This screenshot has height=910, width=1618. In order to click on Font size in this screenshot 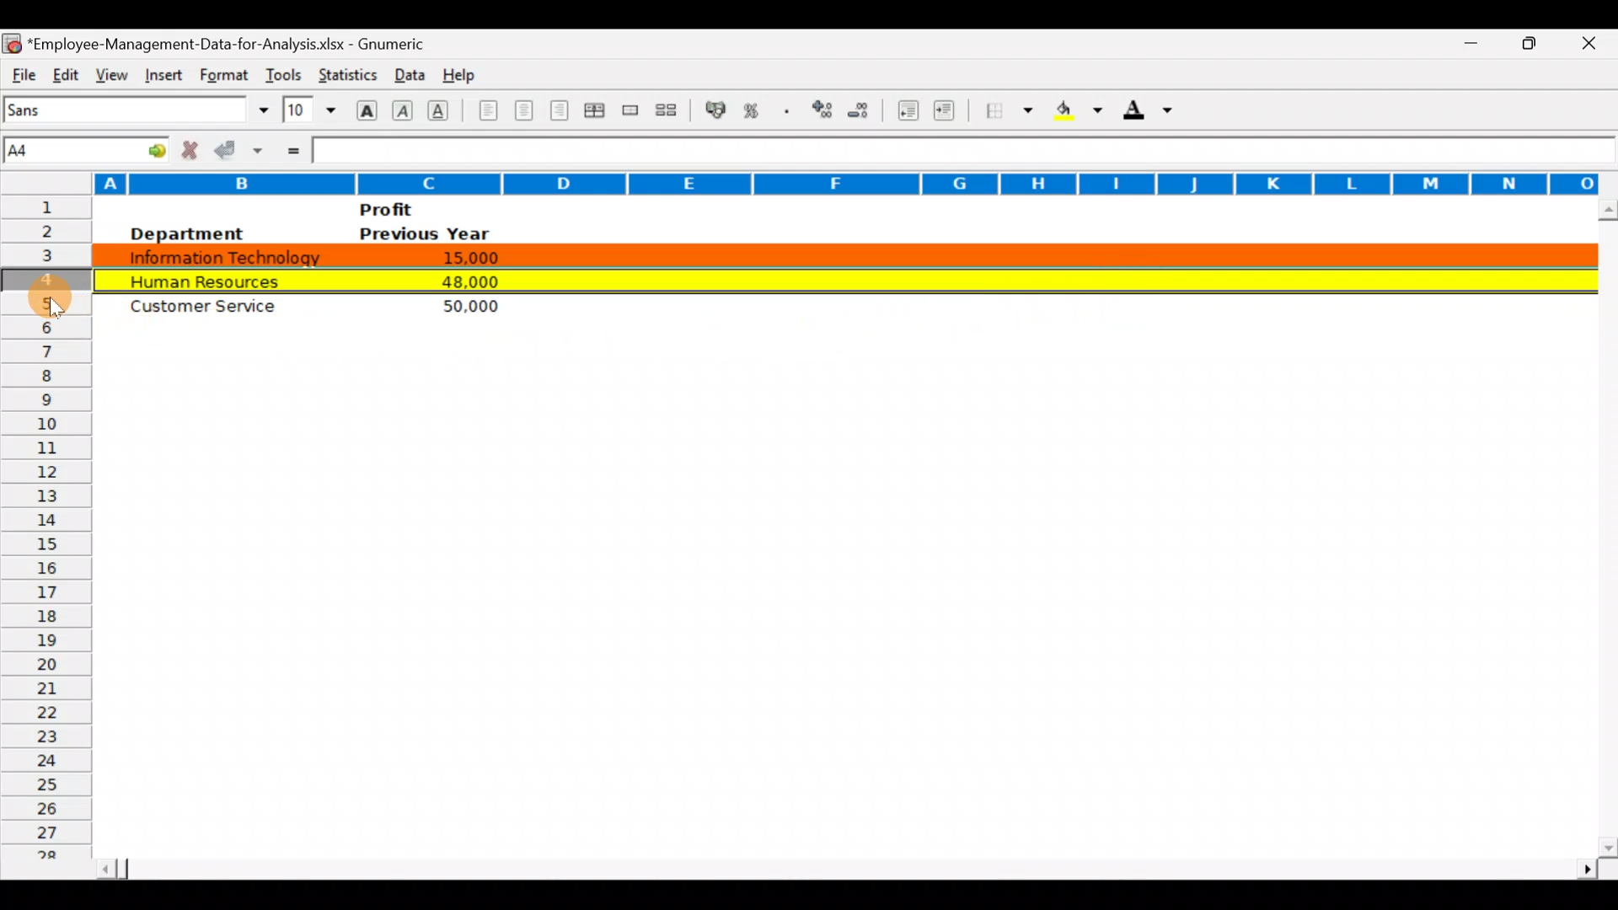, I will do `click(309, 110)`.